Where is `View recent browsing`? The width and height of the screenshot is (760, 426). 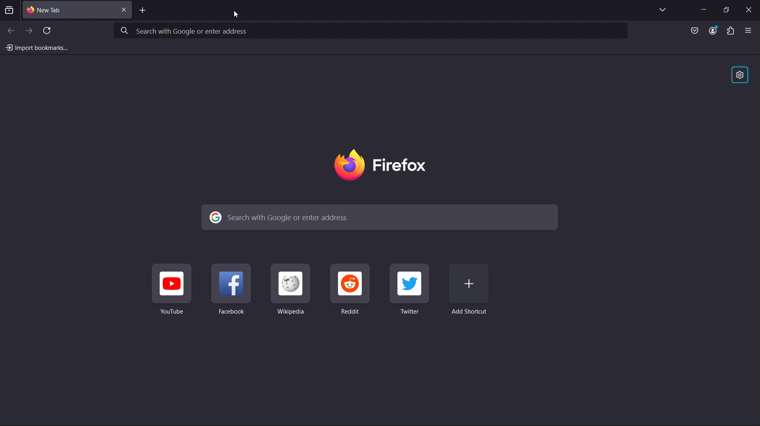
View recent browsing is located at coordinates (10, 9).